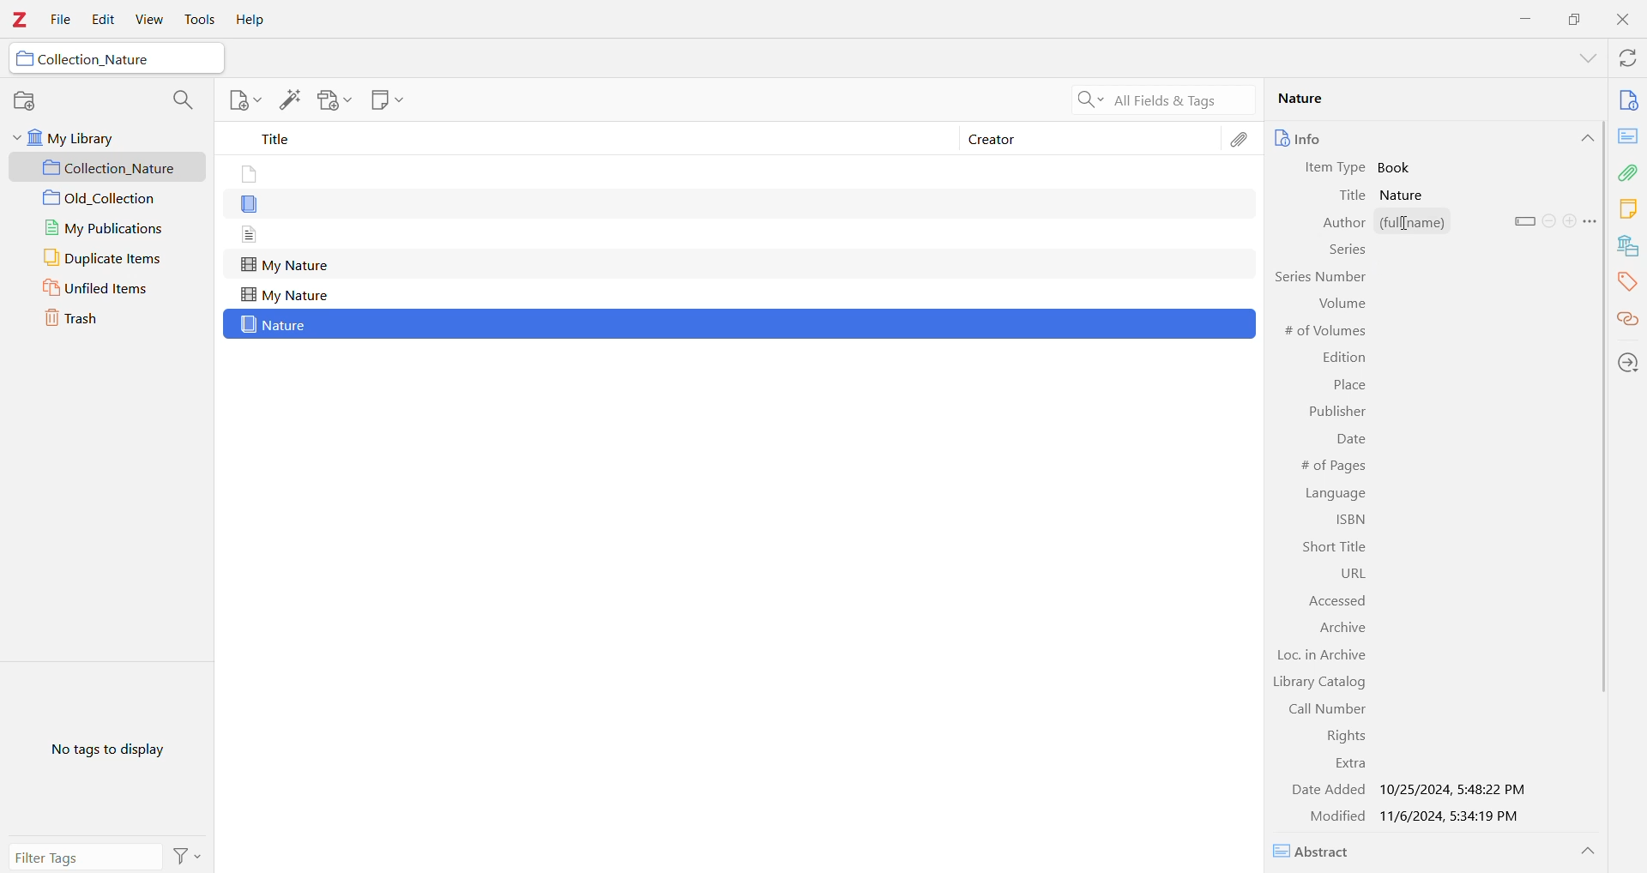  I want to click on Search All Fields & tags, so click(1158, 100).